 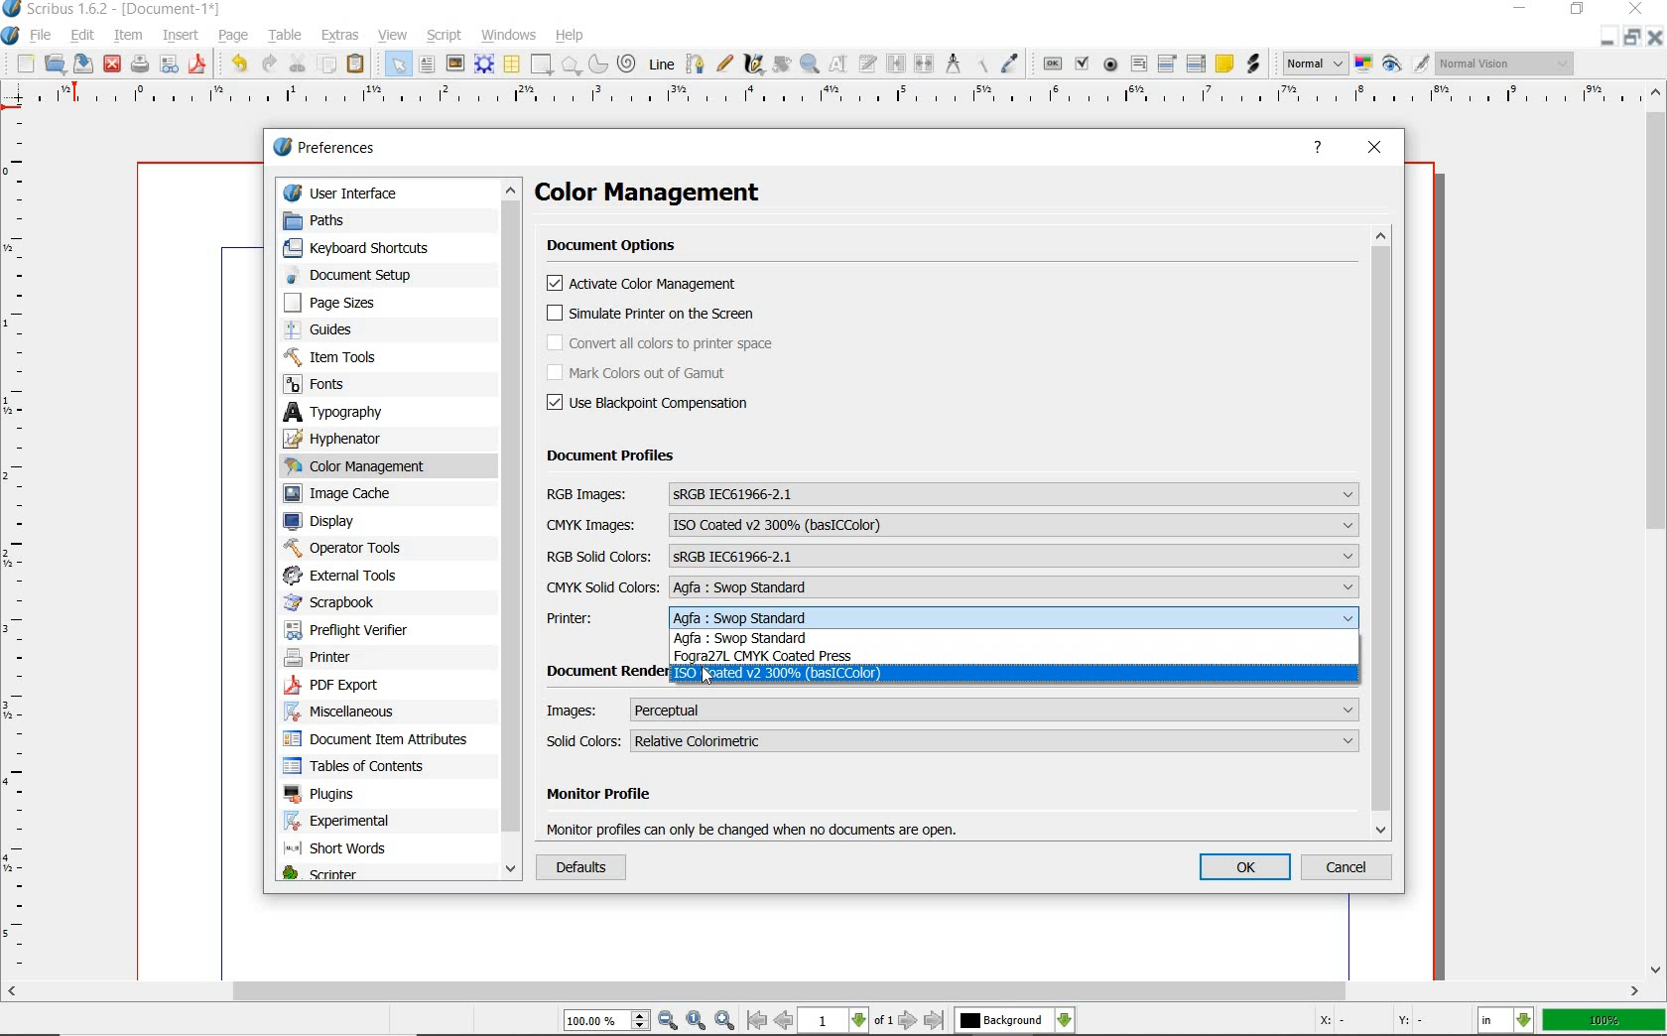 I want to click on Fogra27L CMYK Coated Press, so click(x=772, y=658).